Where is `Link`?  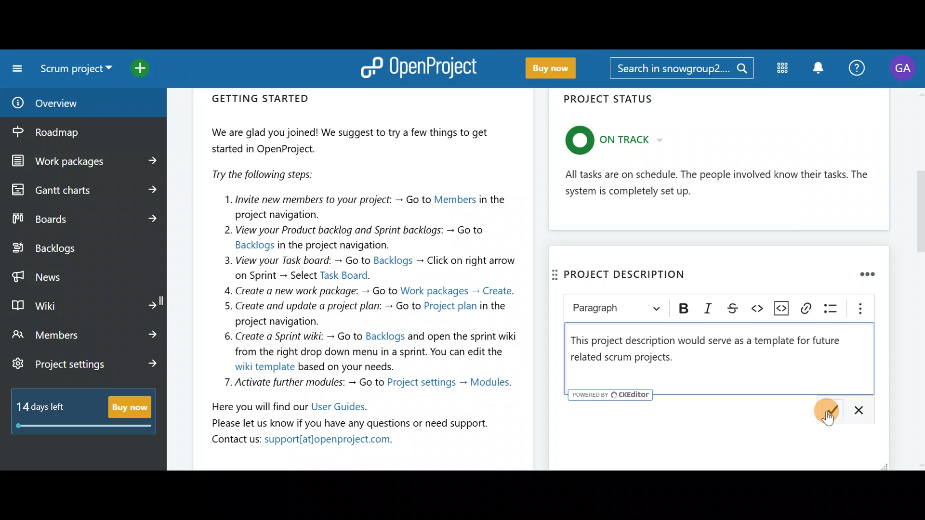
Link is located at coordinates (809, 312).